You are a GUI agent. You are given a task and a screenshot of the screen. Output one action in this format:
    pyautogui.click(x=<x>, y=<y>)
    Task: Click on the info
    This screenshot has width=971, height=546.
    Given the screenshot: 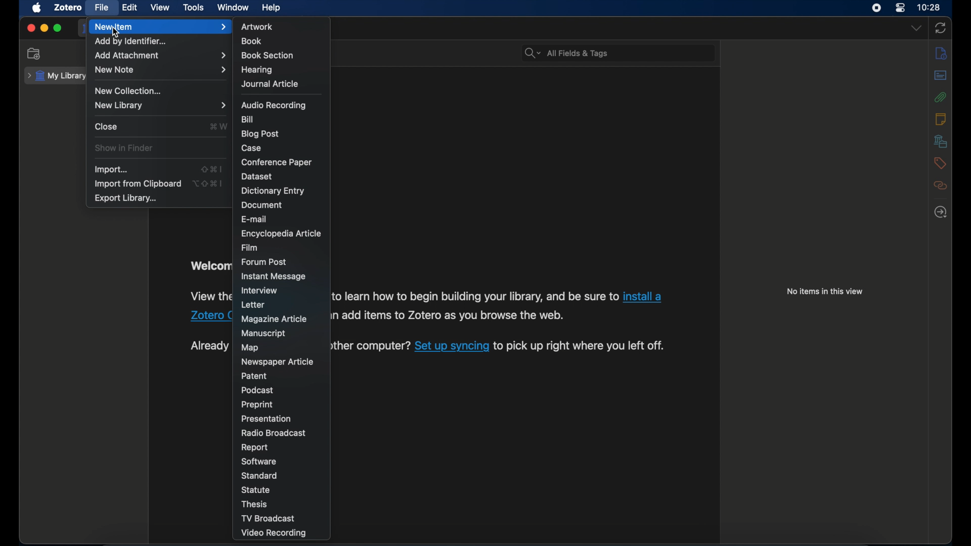 What is the action you would take?
    pyautogui.click(x=941, y=53)
    